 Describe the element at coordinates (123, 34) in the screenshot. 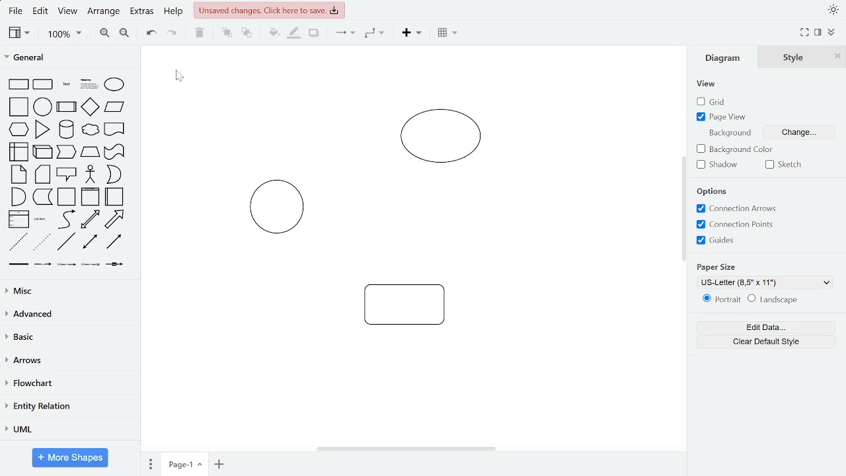

I see `zoom out` at that location.